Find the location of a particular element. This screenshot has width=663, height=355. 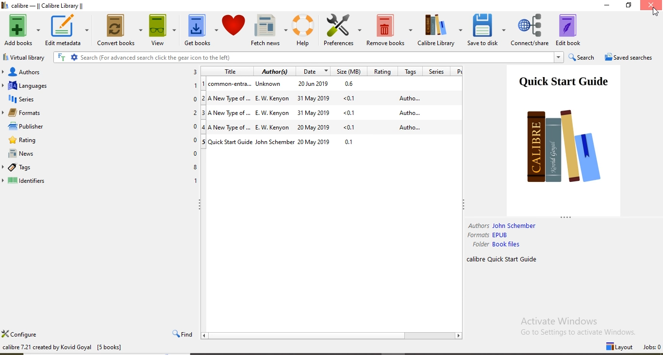

5 is located at coordinates (204, 141).